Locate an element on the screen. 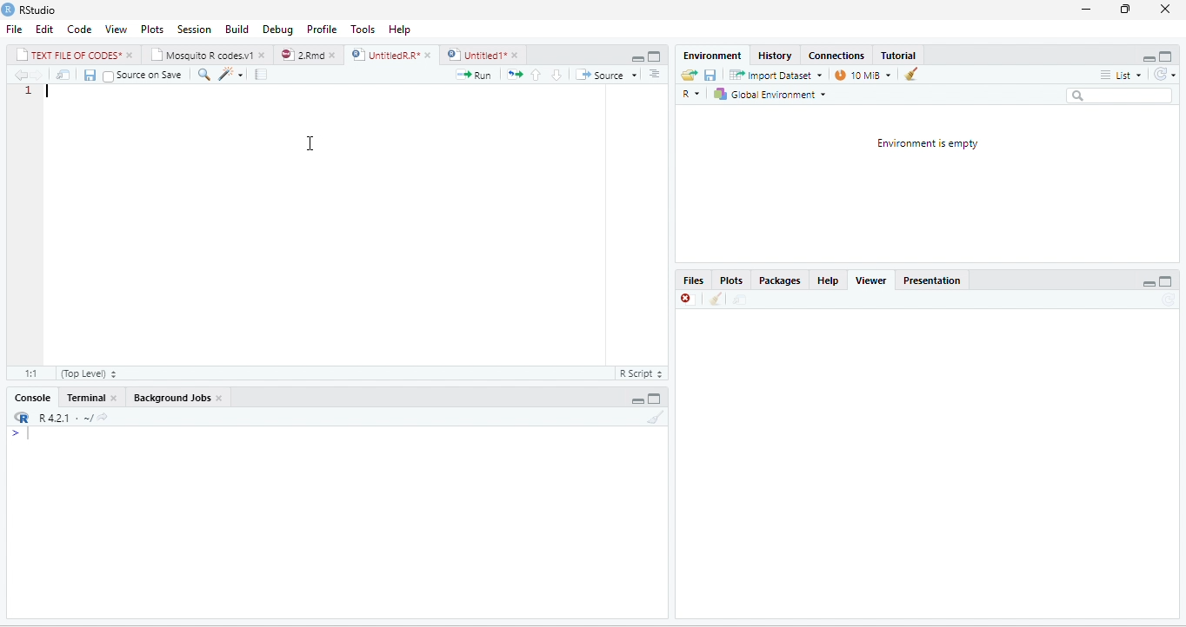 This screenshot has width=1186, height=627. View is located at coordinates (117, 28).